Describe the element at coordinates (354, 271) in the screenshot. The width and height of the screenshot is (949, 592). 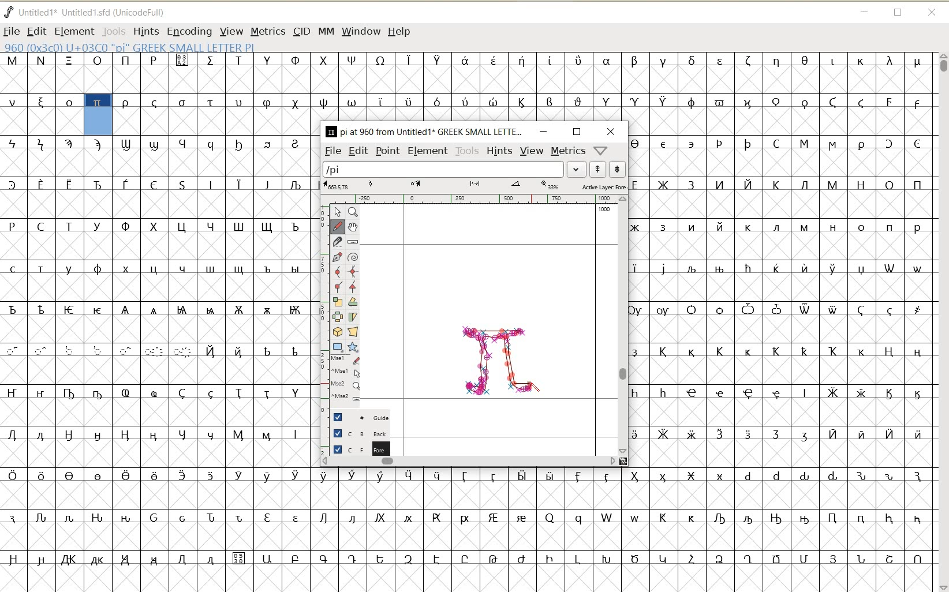
I see `add a curve point always either horizontal or vertical` at that location.